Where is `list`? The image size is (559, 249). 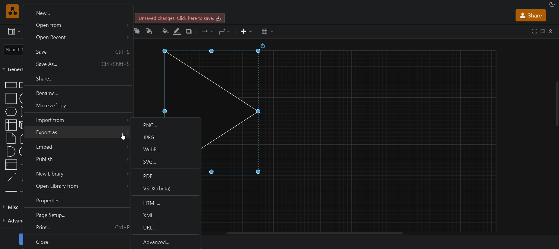 list is located at coordinates (11, 165).